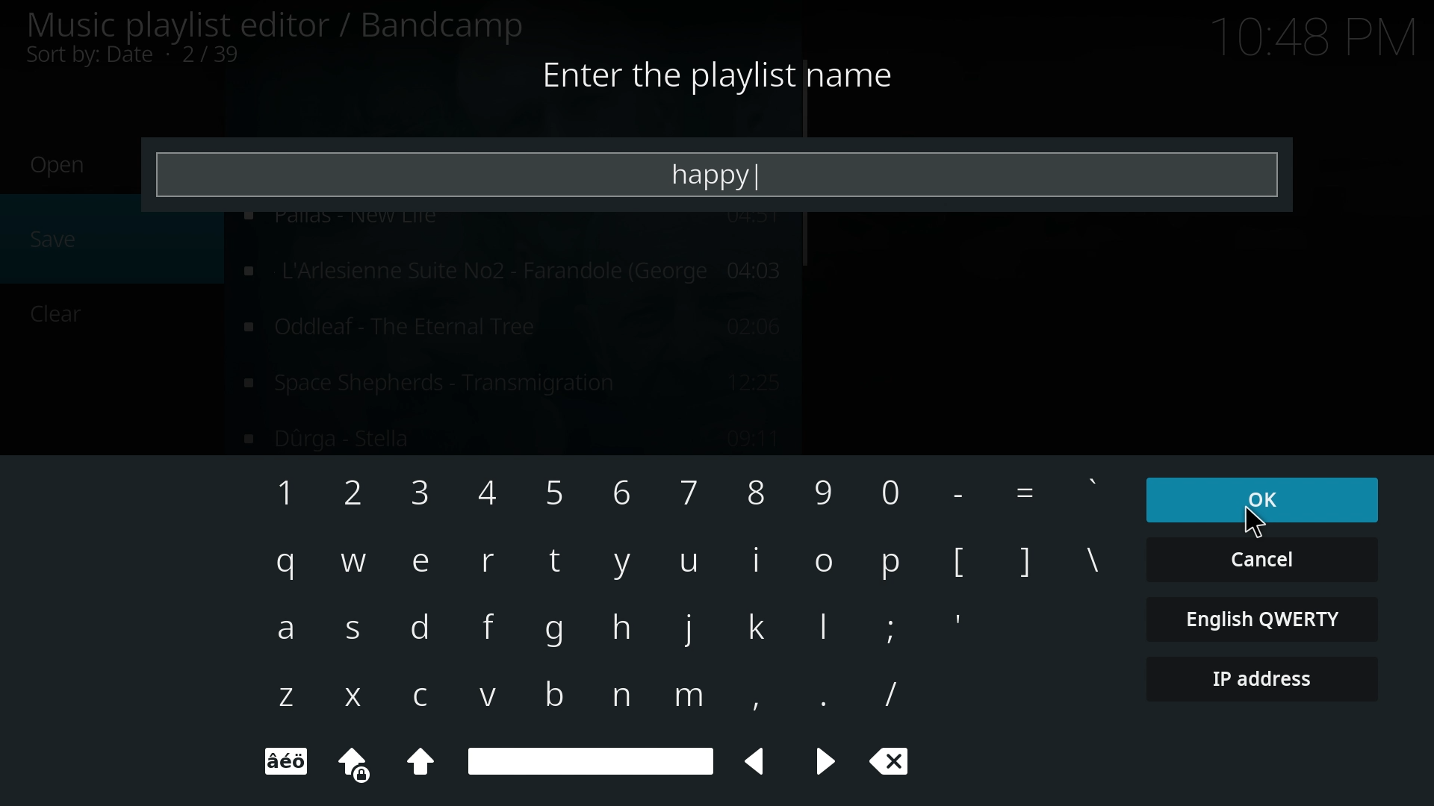 This screenshot has width=1434, height=806. Describe the element at coordinates (681, 627) in the screenshot. I see `Keyboard` at that location.